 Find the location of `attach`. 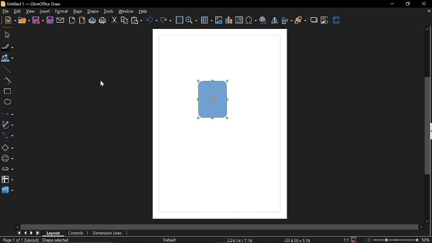

attach is located at coordinates (60, 20).